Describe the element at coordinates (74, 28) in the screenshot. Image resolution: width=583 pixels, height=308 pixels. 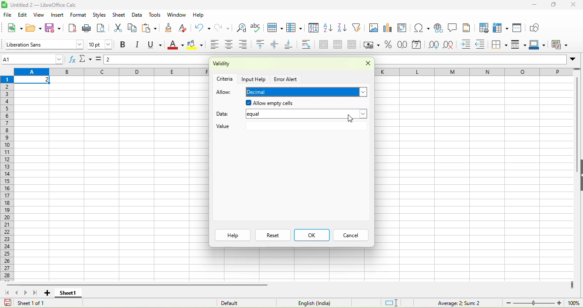
I see `export directly as pdf` at that location.